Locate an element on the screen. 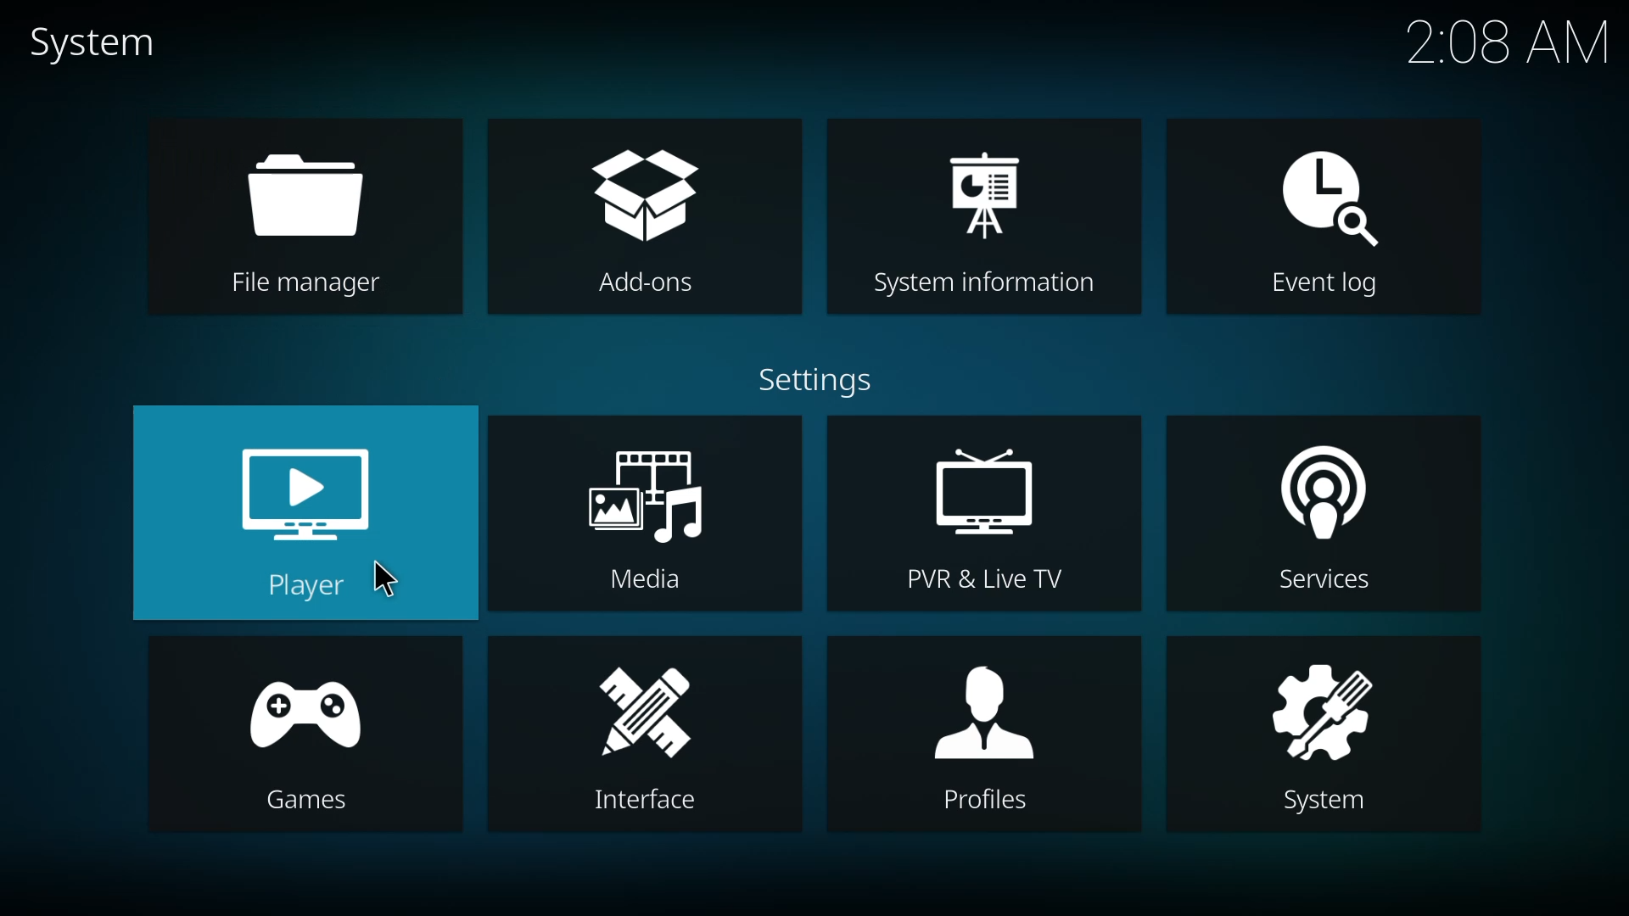  settings is located at coordinates (823, 378).